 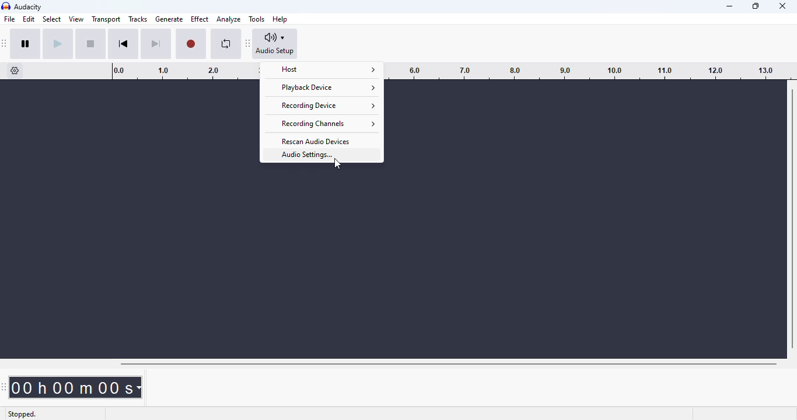 I want to click on audacity audio setup toolbar, so click(x=248, y=43).